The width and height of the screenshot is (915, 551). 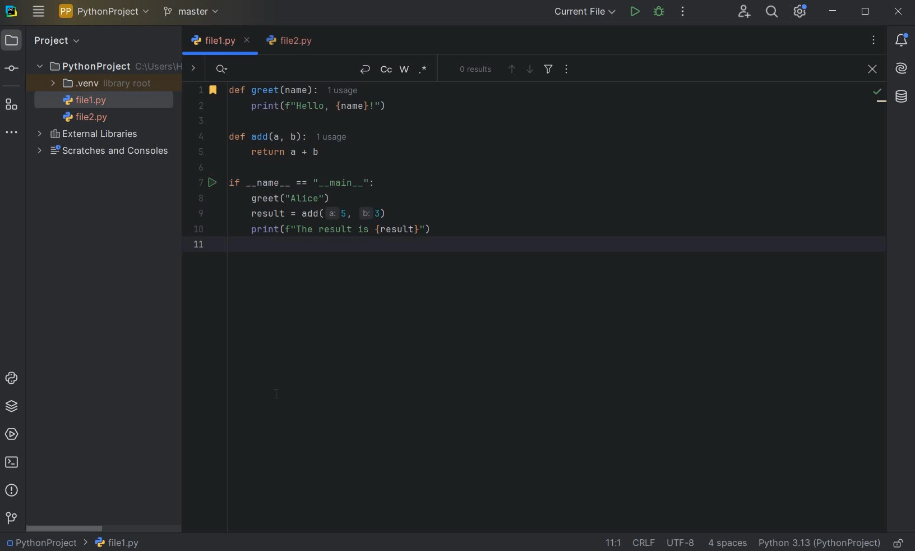 I want to click on PYTHON PROJECT NAME, so click(x=106, y=12).